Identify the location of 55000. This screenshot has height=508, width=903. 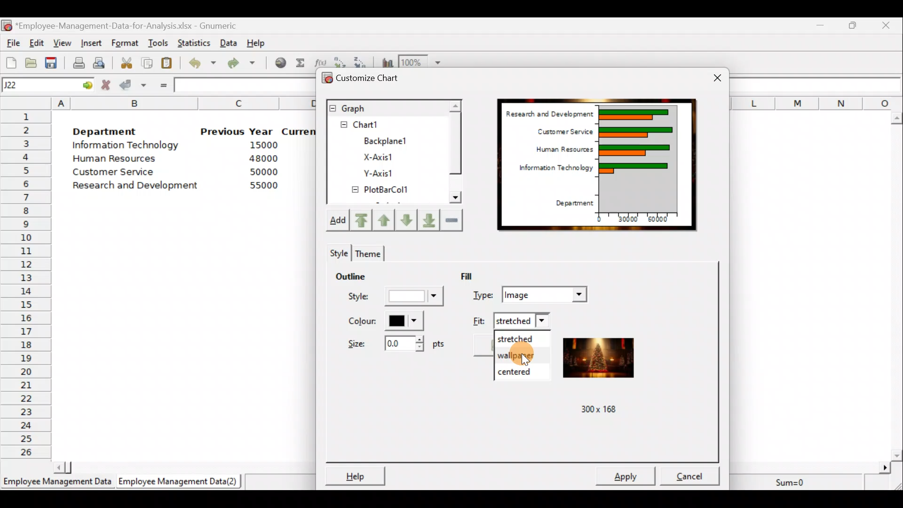
(262, 186).